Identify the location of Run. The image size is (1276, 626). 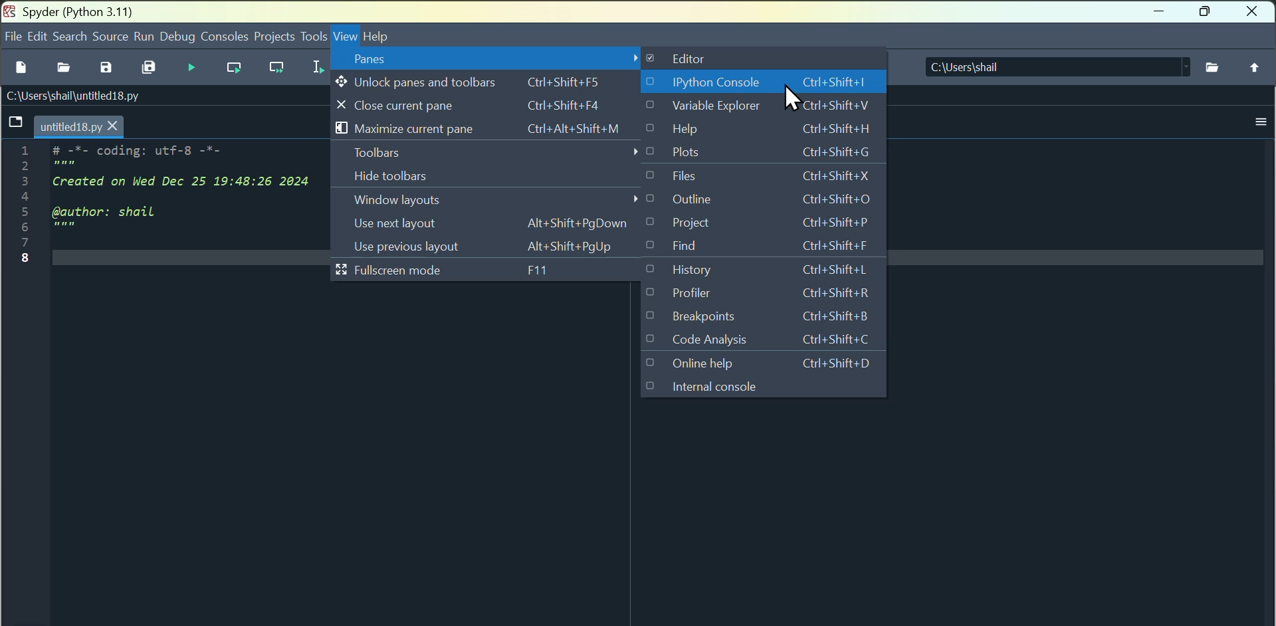
(143, 35).